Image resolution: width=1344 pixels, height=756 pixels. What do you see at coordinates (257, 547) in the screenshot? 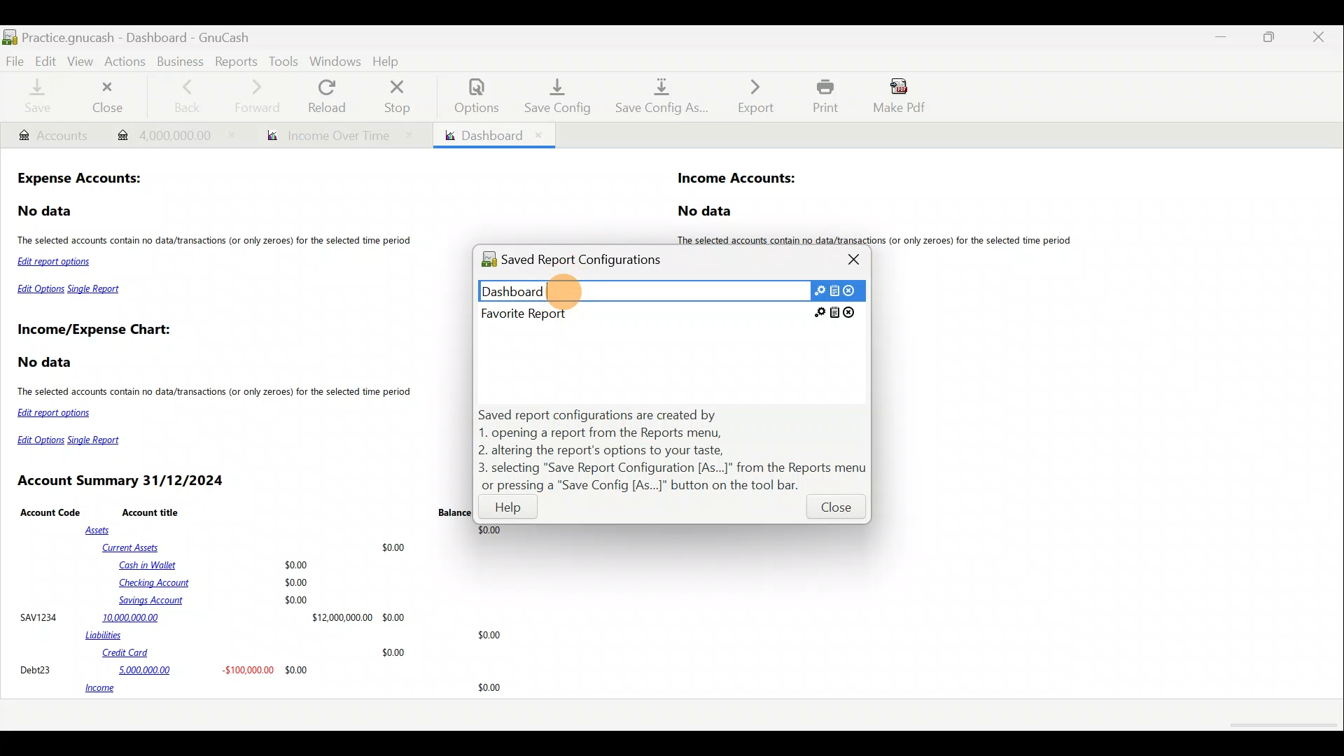
I see `Current Assets $0.00` at bounding box center [257, 547].